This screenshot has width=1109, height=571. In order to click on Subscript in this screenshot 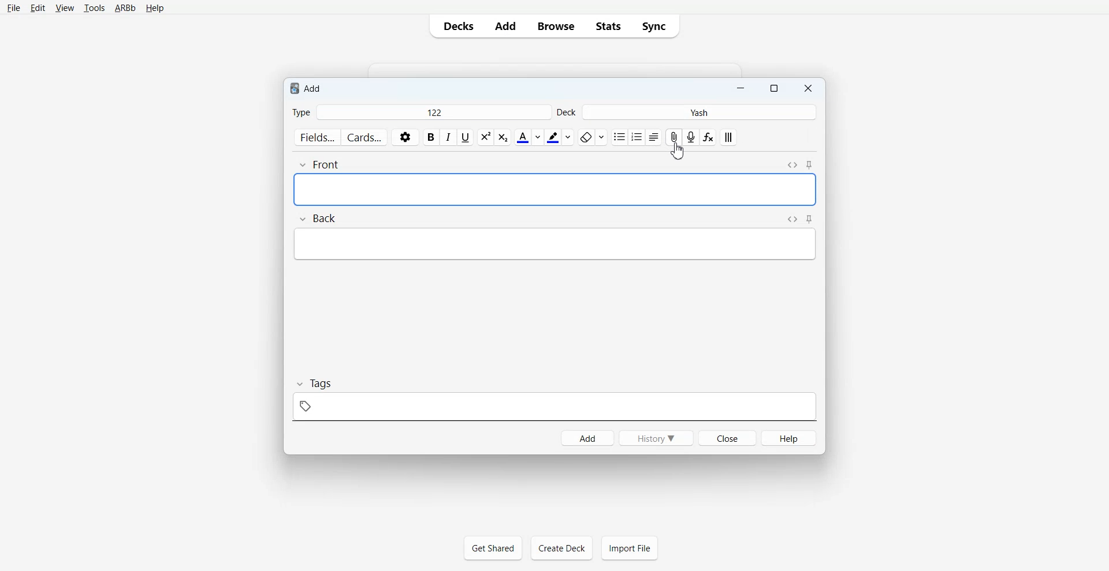, I will do `click(486, 137)`.